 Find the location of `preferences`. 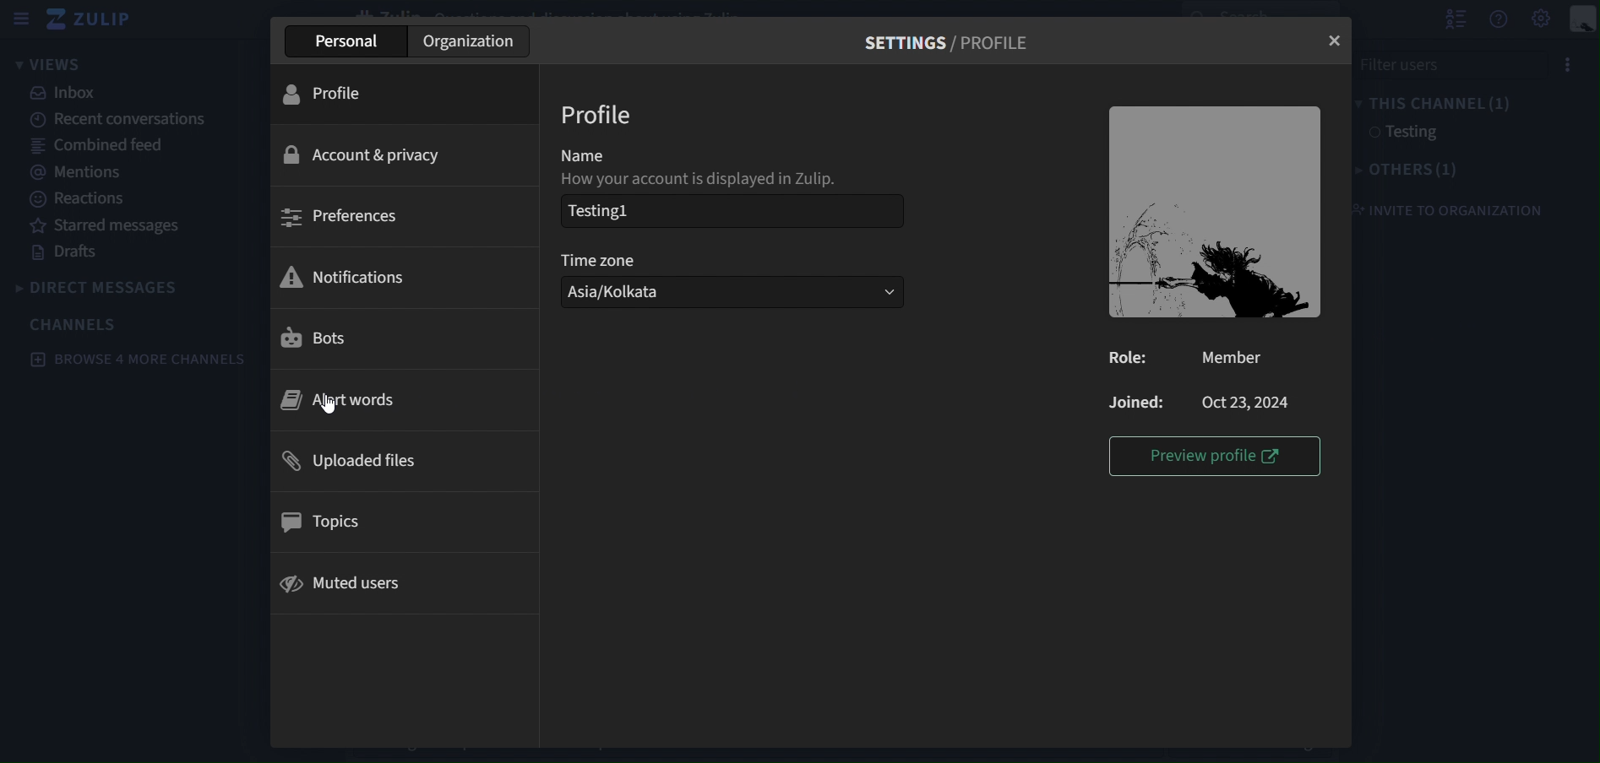

preferences is located at coordinates (342, 216).